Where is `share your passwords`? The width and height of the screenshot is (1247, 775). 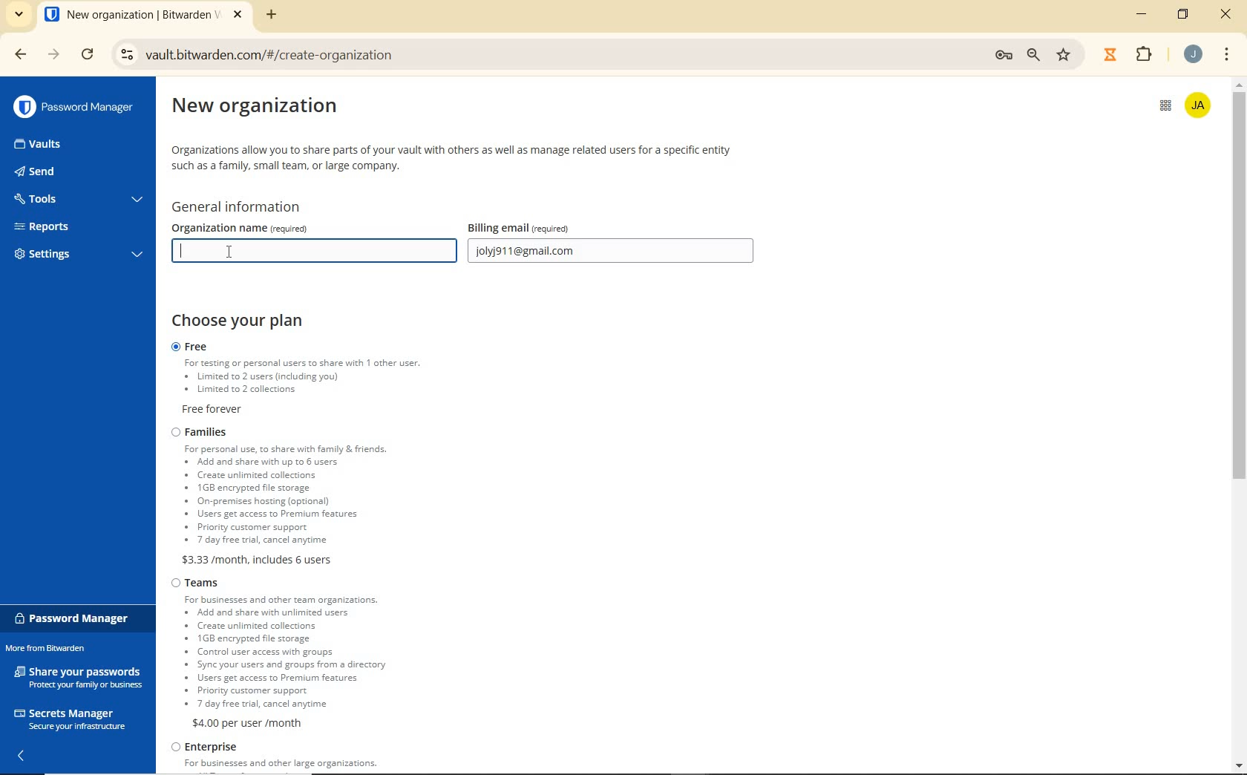 share your passwords is located at coordinates (80, 676).